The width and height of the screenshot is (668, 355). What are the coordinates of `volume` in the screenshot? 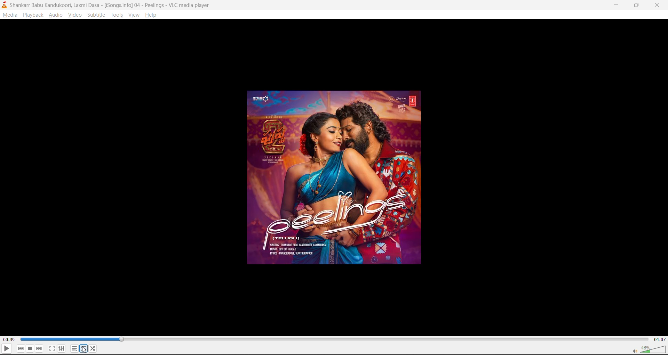 It's located at (651, 349).